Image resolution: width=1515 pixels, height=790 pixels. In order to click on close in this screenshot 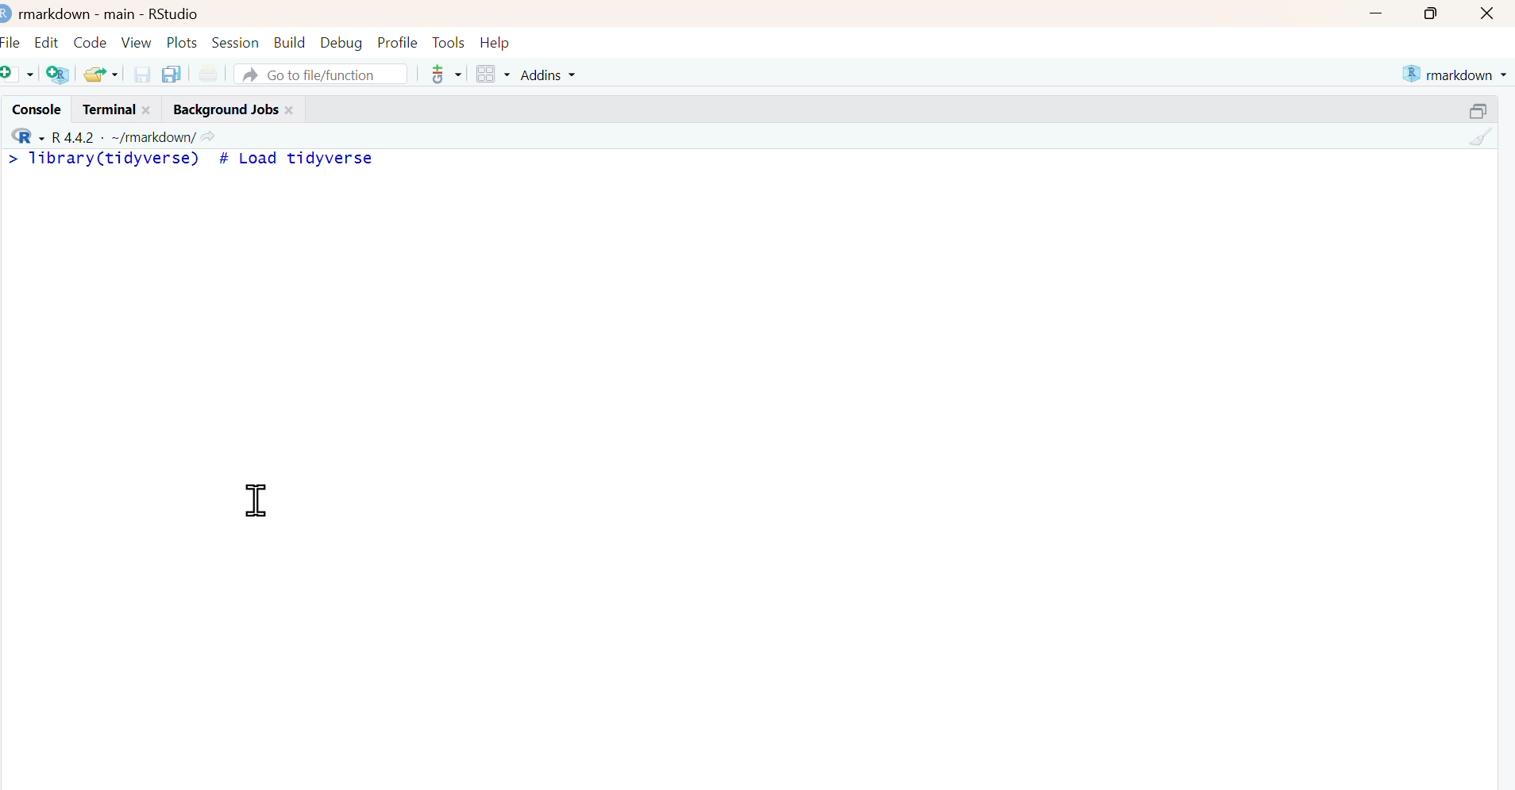, I will do `click(292, 108)`.